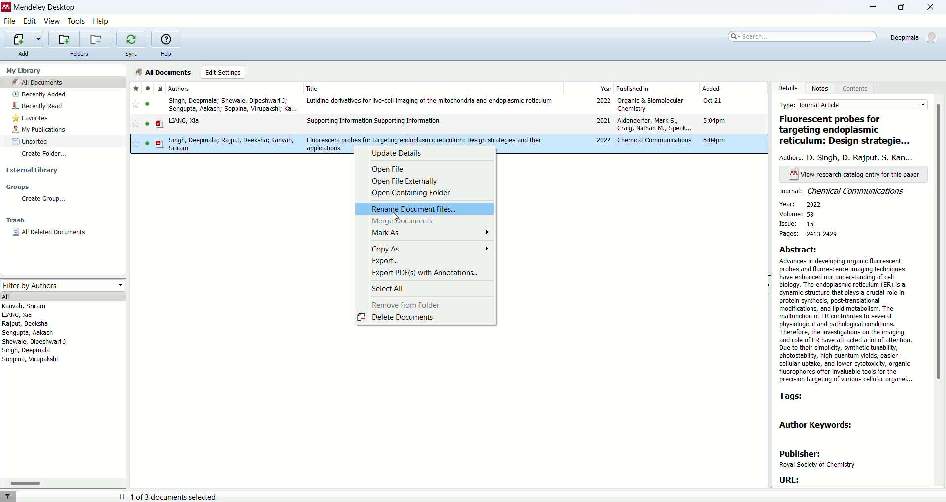 Image resolution: width=946 pixels, height=502 pixels. What do you see at coordinates (231, 145) in the screenshot?
I see `Singh, Deepmala; Rajput, Deeksha; Kanvah,
Sriram` at bounding box center [231, 145].